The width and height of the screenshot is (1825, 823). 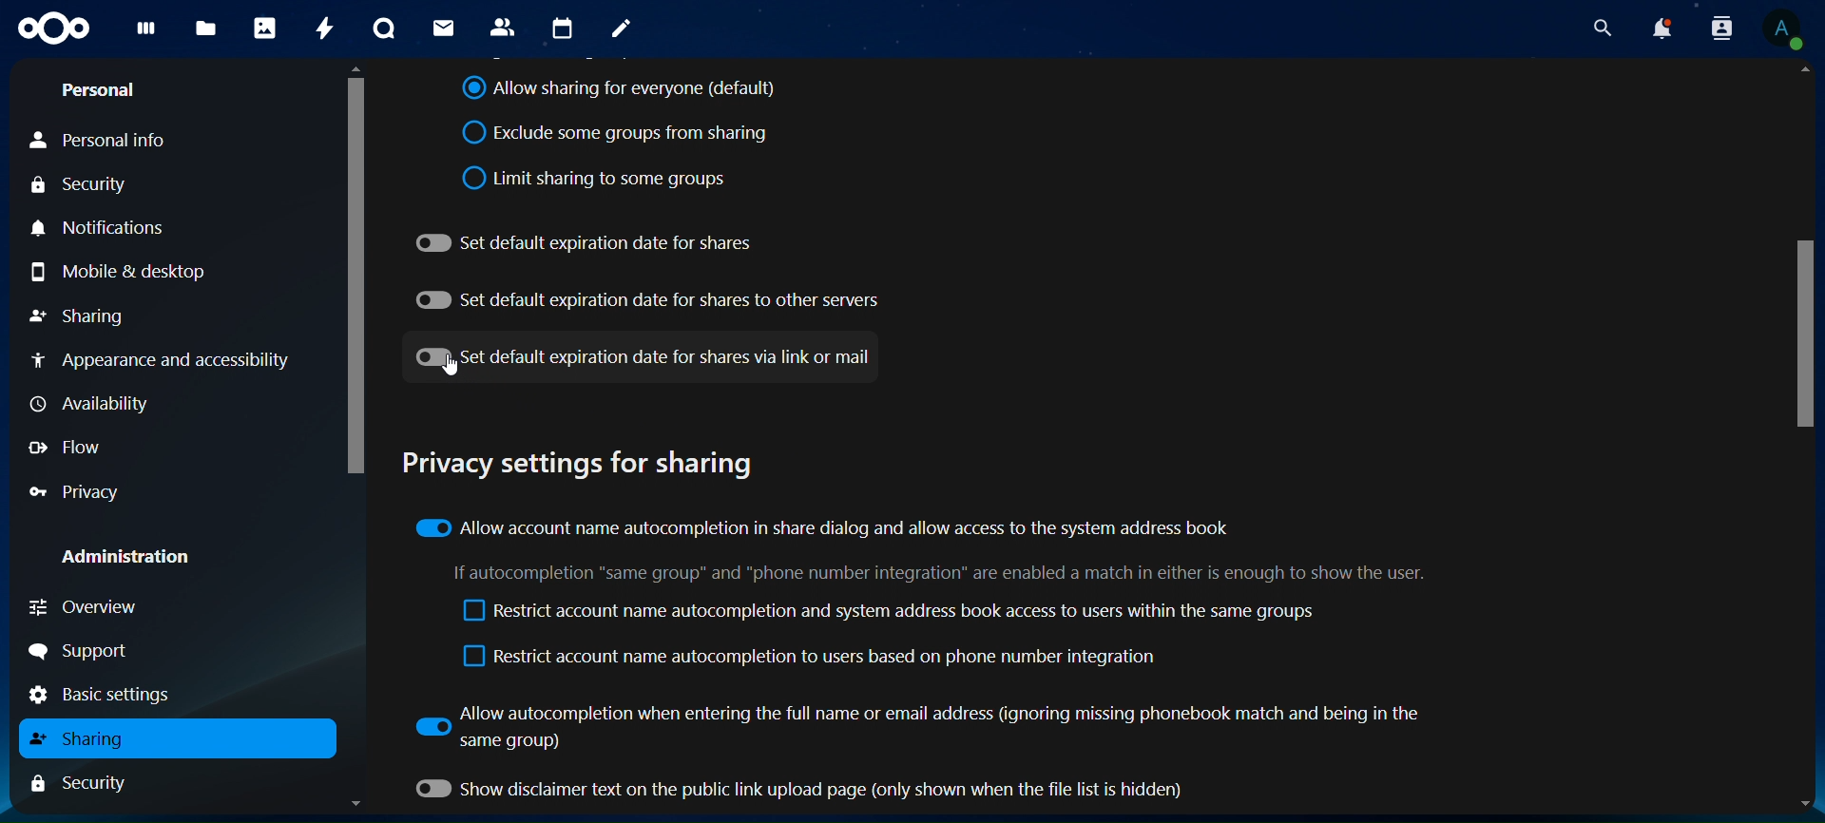 What do you see at coordinates (118, 694) in the screenshot?
I see `basic settings` at bounding box center [118, 694].